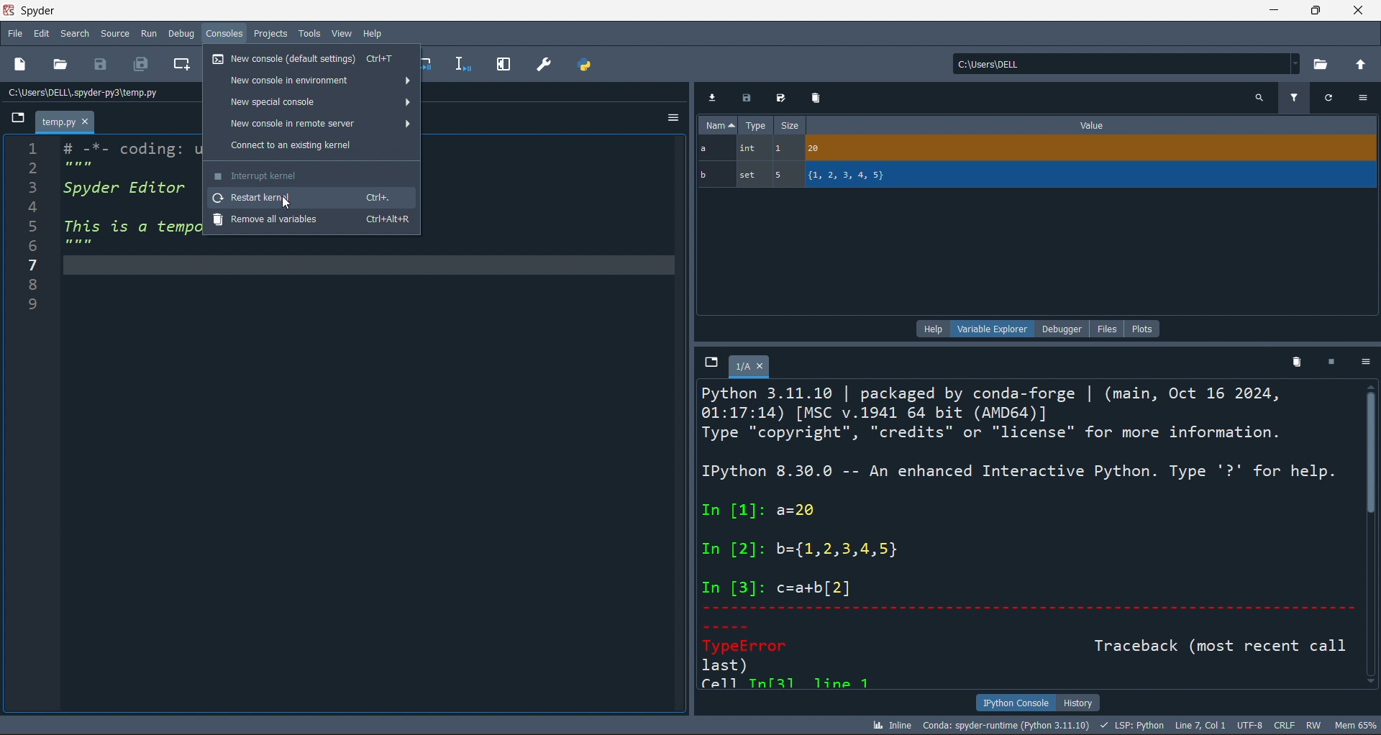  Describe the element at coordinates (309, 81) in the screenshot. I see `new console in environment` at that location.